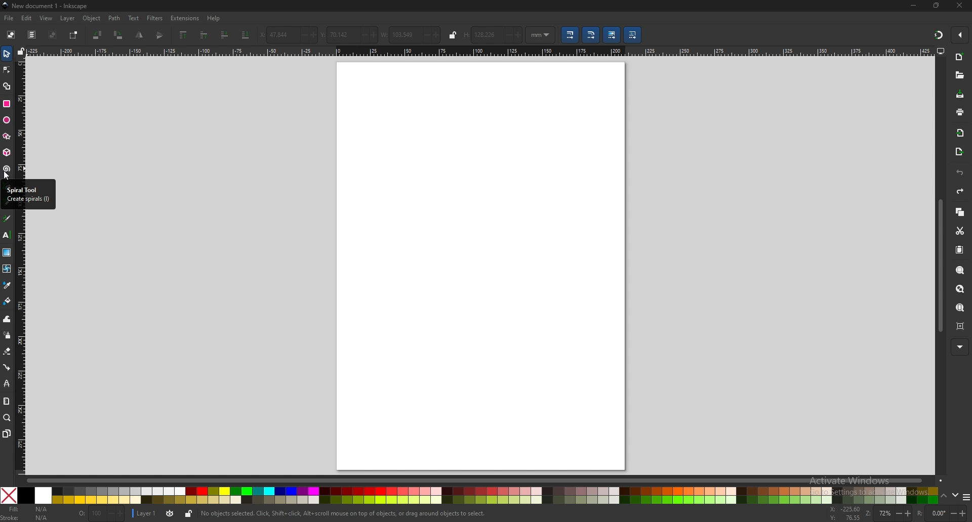 The width and height of the screenshot is (972, 522). I want to click on path, so click(114, 18).